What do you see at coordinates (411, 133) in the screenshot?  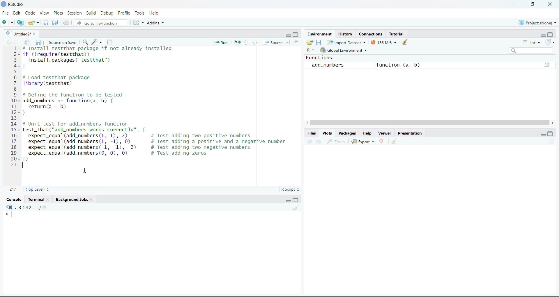 I see `Presentation` at bounding box center [411, 133].